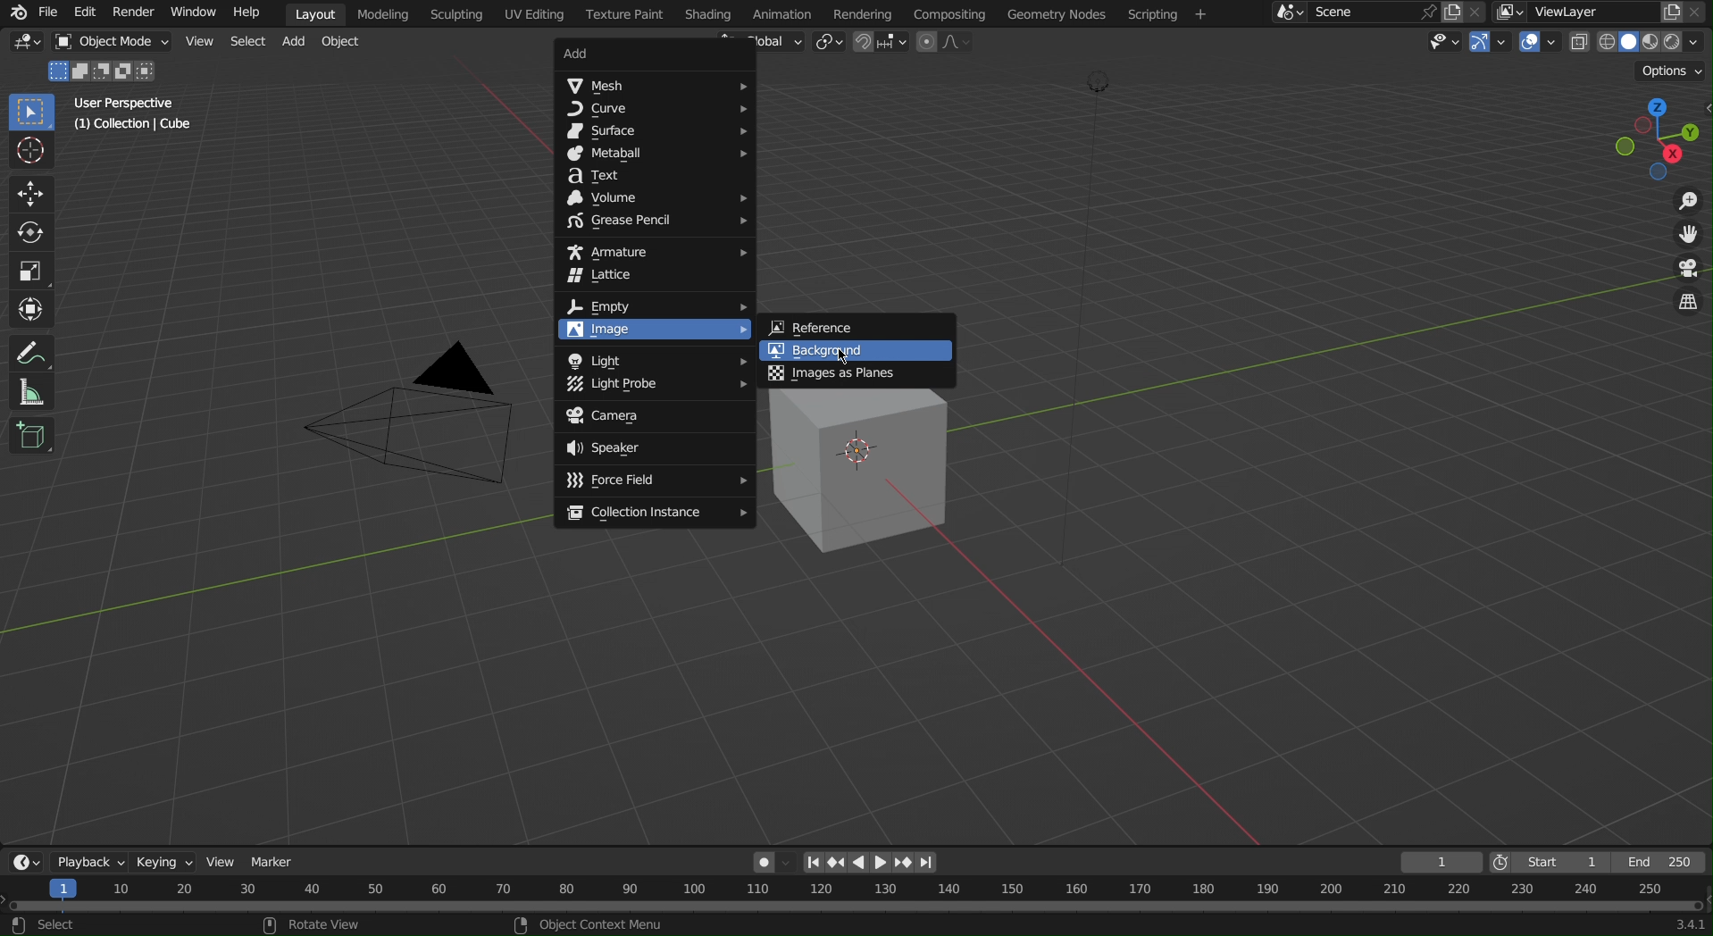  Describe the element at coordinates (104, 71) in the screenshot. I see `Mode` at that location.